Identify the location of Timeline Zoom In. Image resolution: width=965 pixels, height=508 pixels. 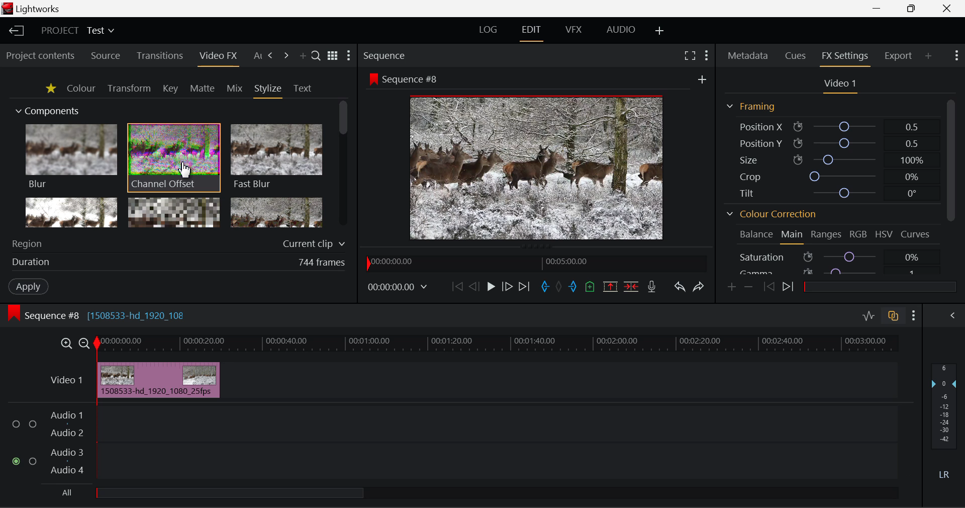
(66, 345).